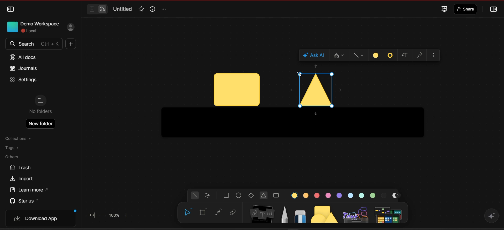 The width and height of the screenshot is (504, 230). What do you see at coordinates (434, 55) in the screenshot?
I see `more` at bounding box center [434, 55].